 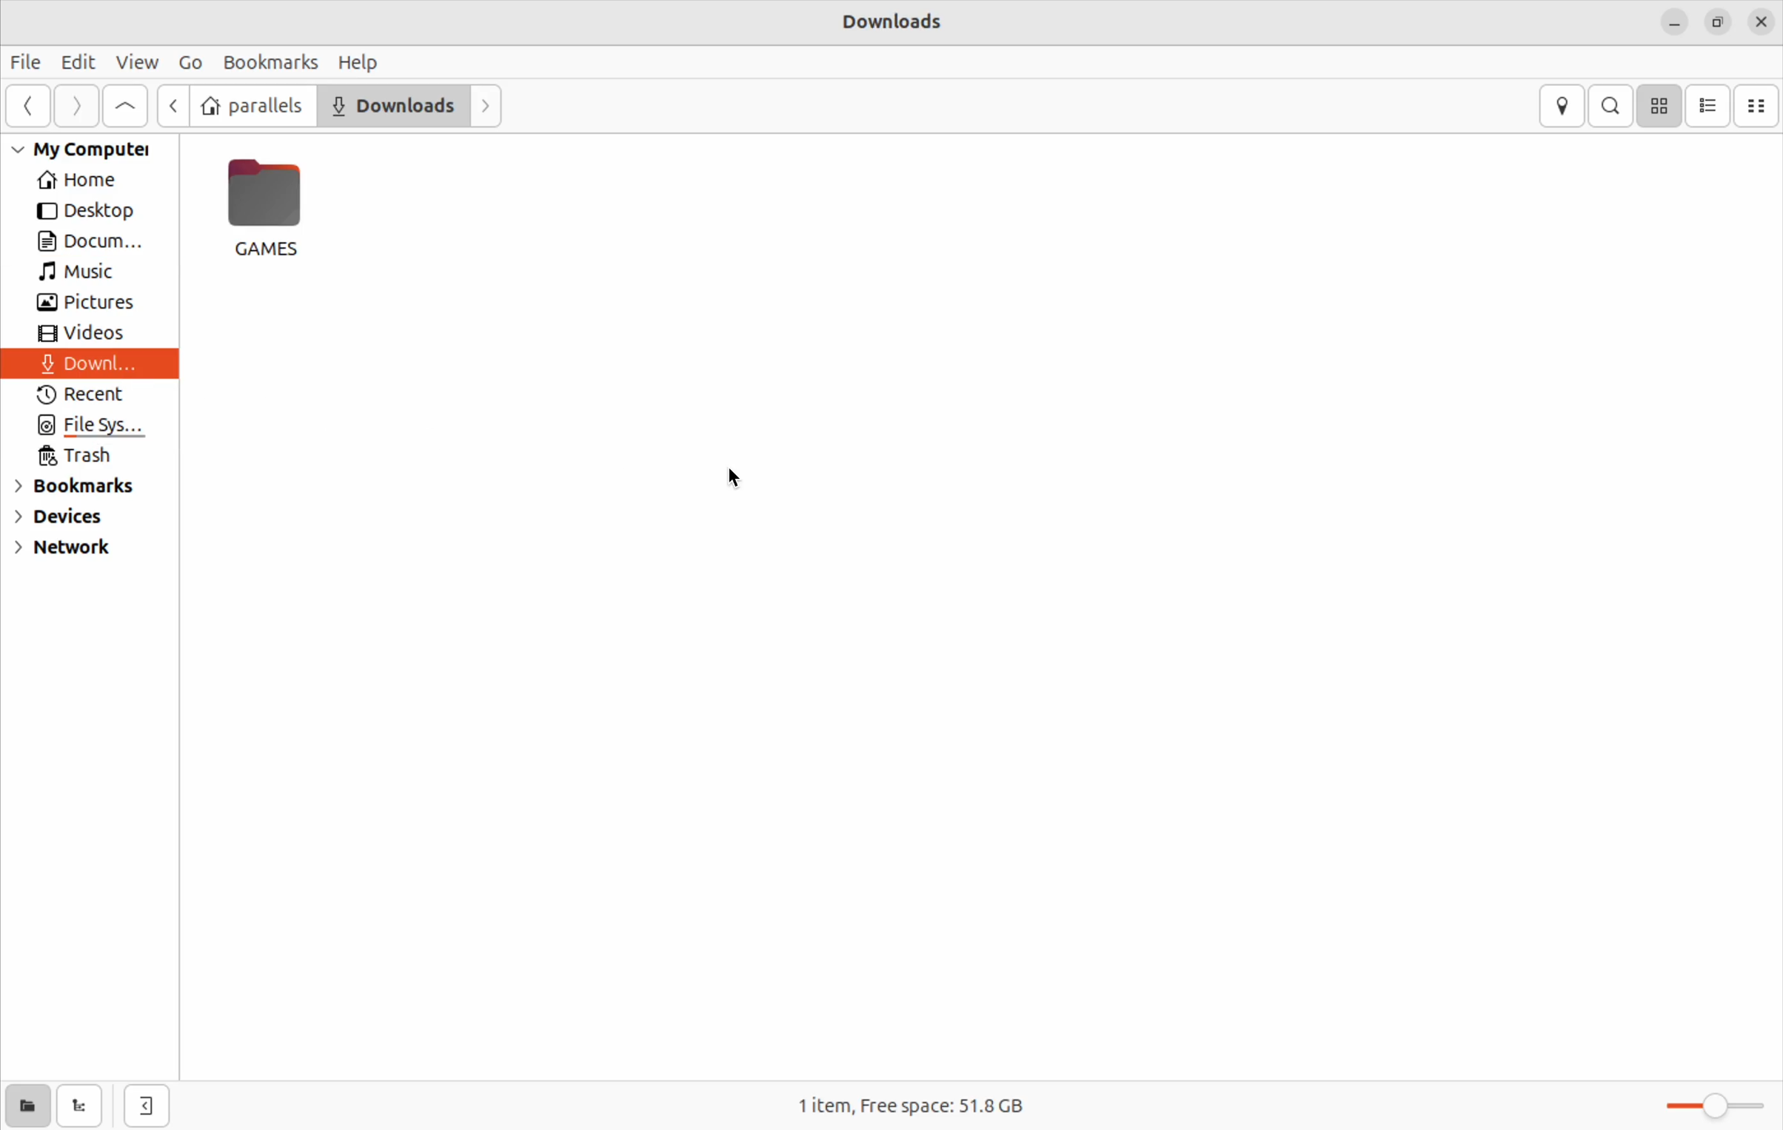 What do you see at coordinates (176, 105) in the screenshot?
I see `back` at bounding box center [176, 105].